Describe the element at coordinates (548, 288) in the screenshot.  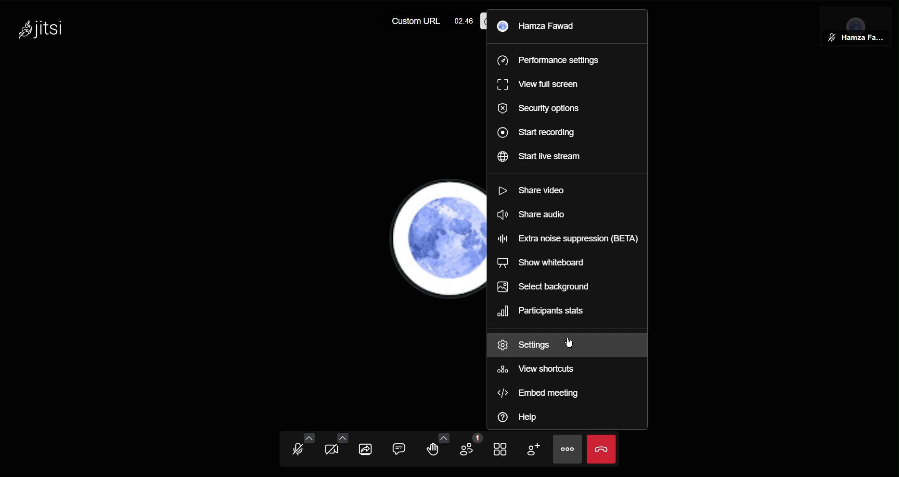
I see `Select background` at that location.